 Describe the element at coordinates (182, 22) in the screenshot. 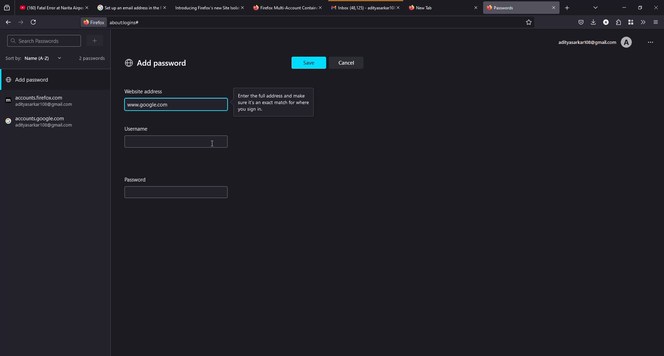

I see `about` at that location.